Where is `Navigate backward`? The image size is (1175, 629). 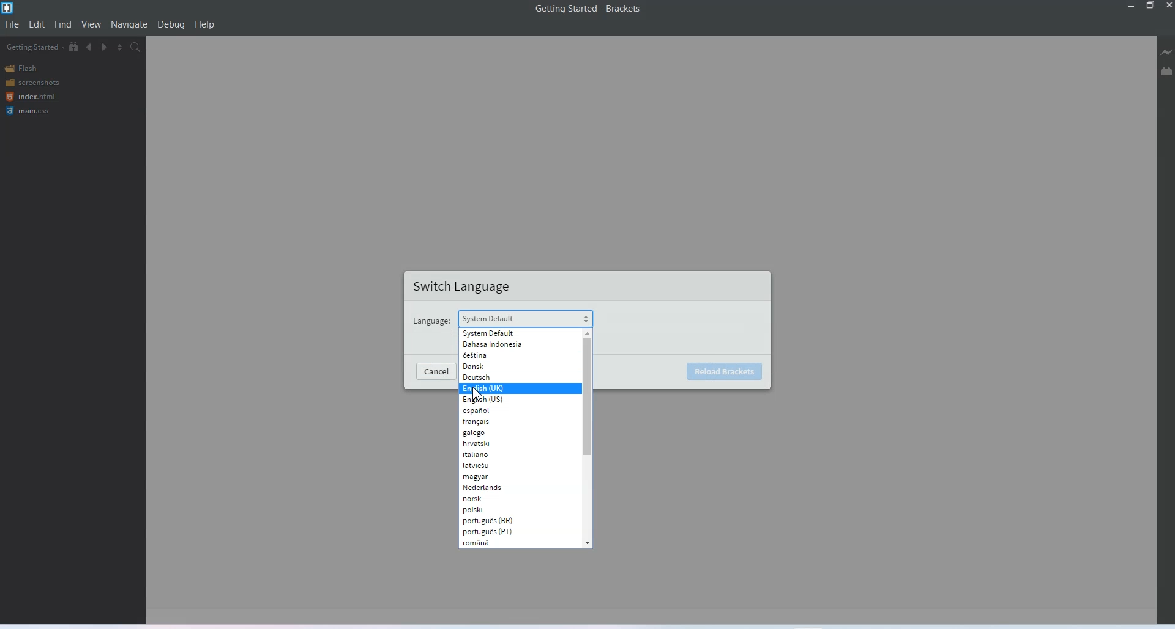
Navigate backward is located at coordinates (89, 47).